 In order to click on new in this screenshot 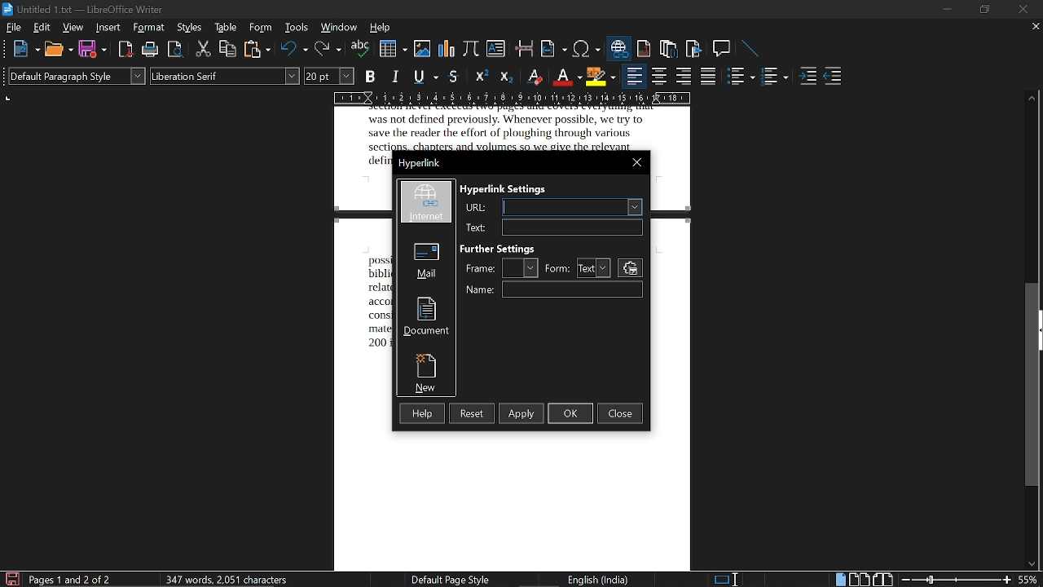, I will do `click(25, 50)`.